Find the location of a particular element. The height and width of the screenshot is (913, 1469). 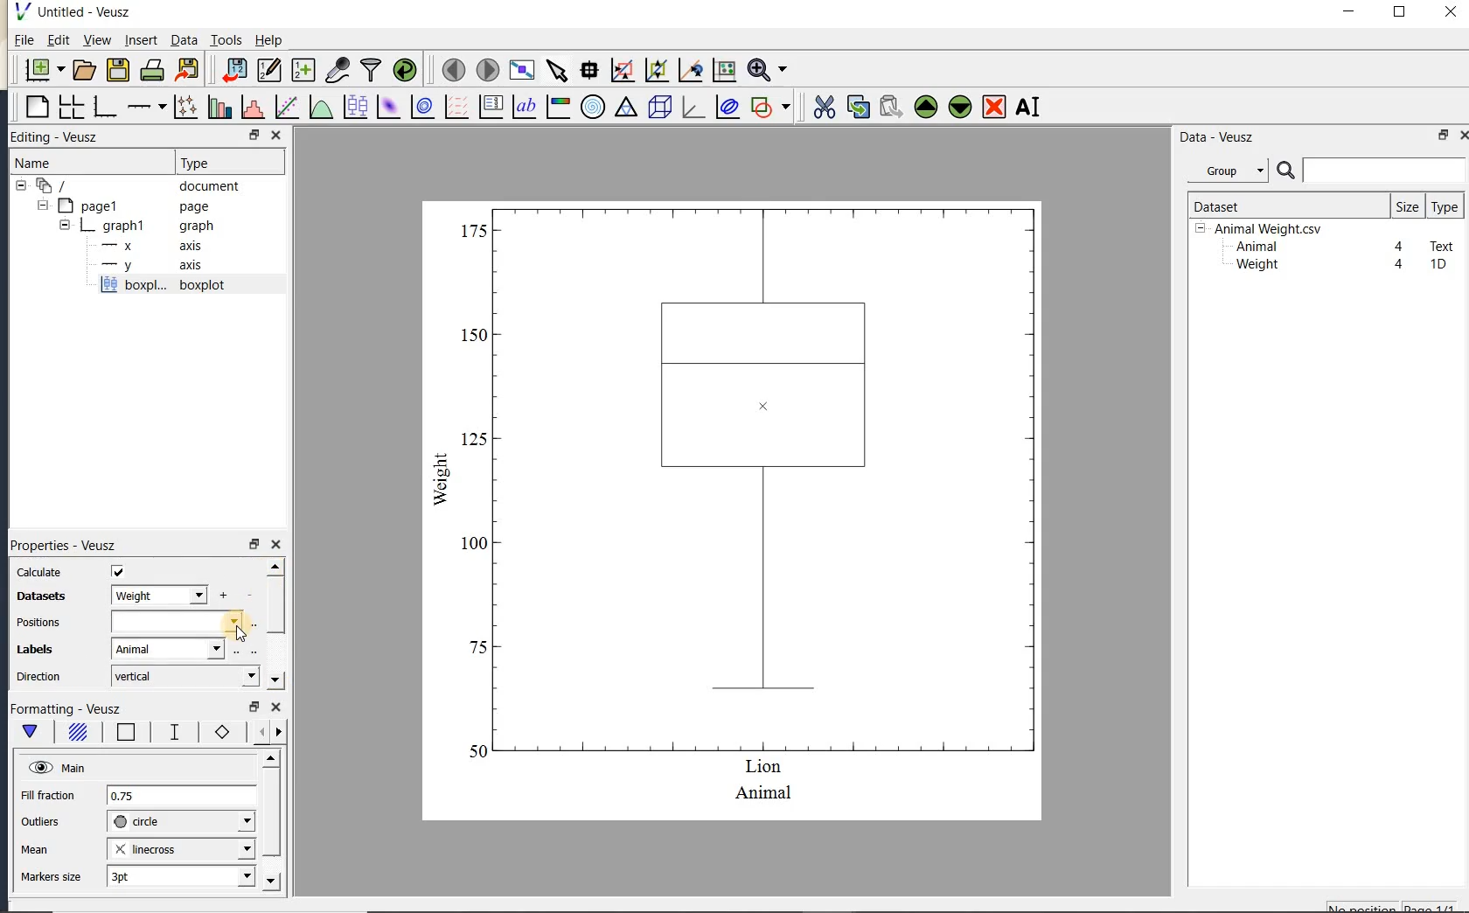

select items from the graph or scroll is located at coordinates (558, 71).